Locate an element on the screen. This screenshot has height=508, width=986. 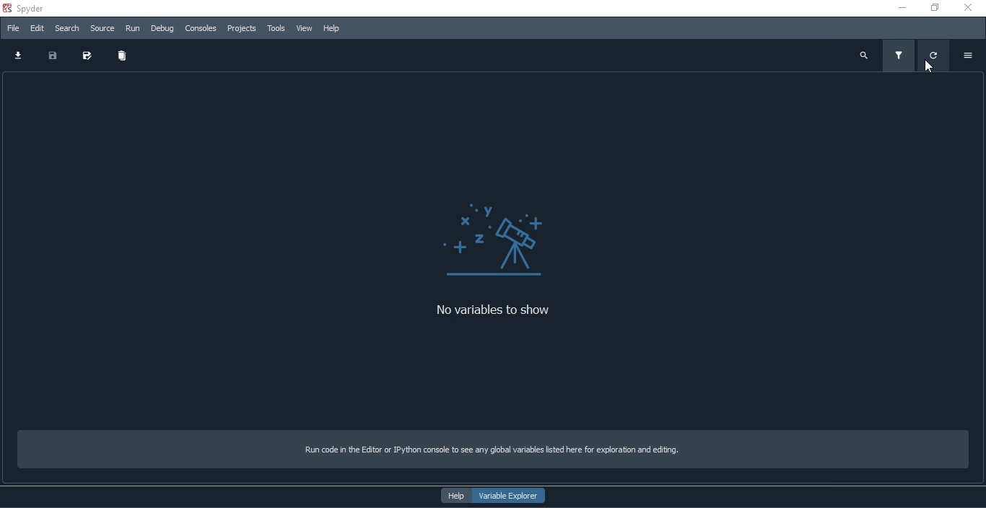
save is located at coordinates (51, 56).